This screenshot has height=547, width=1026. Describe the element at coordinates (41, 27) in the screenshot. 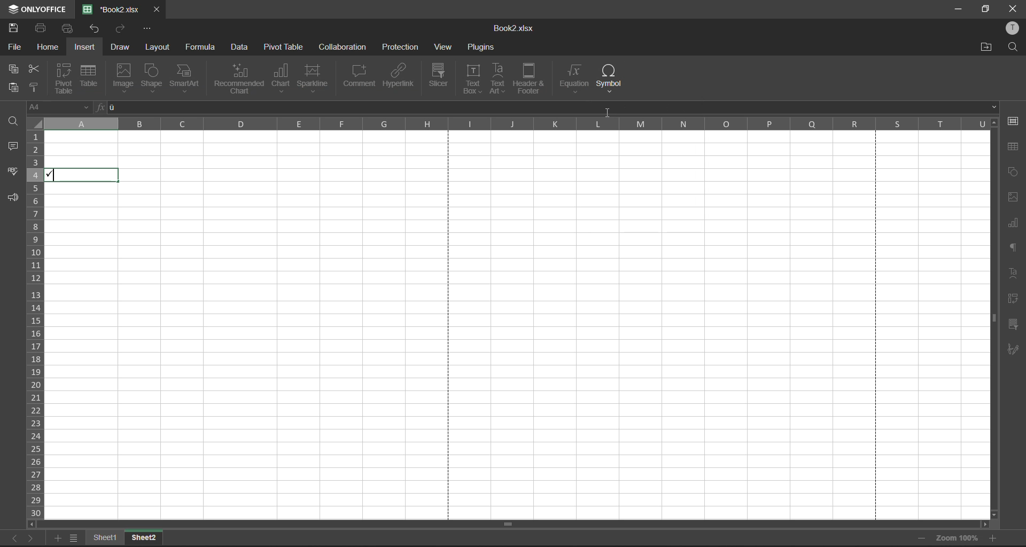

I see `print` at that location.